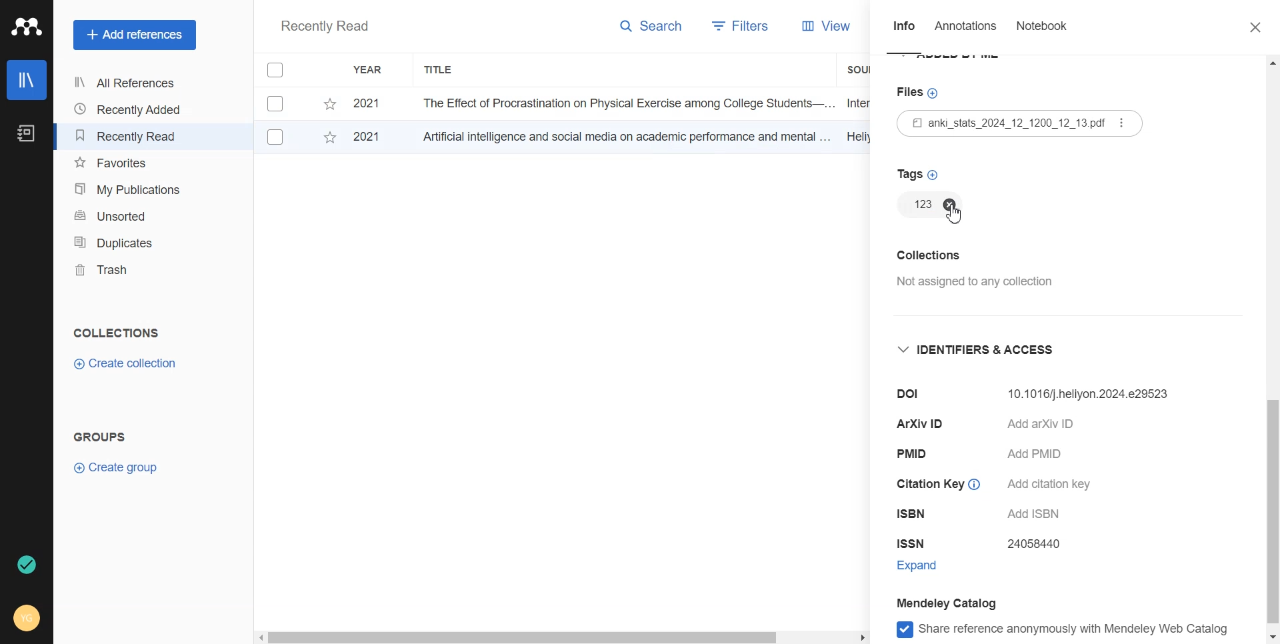 This screenshot has width=1280, height=644. I want to click on ArXiv ID Add arXiv ID, so click(1005, 426).